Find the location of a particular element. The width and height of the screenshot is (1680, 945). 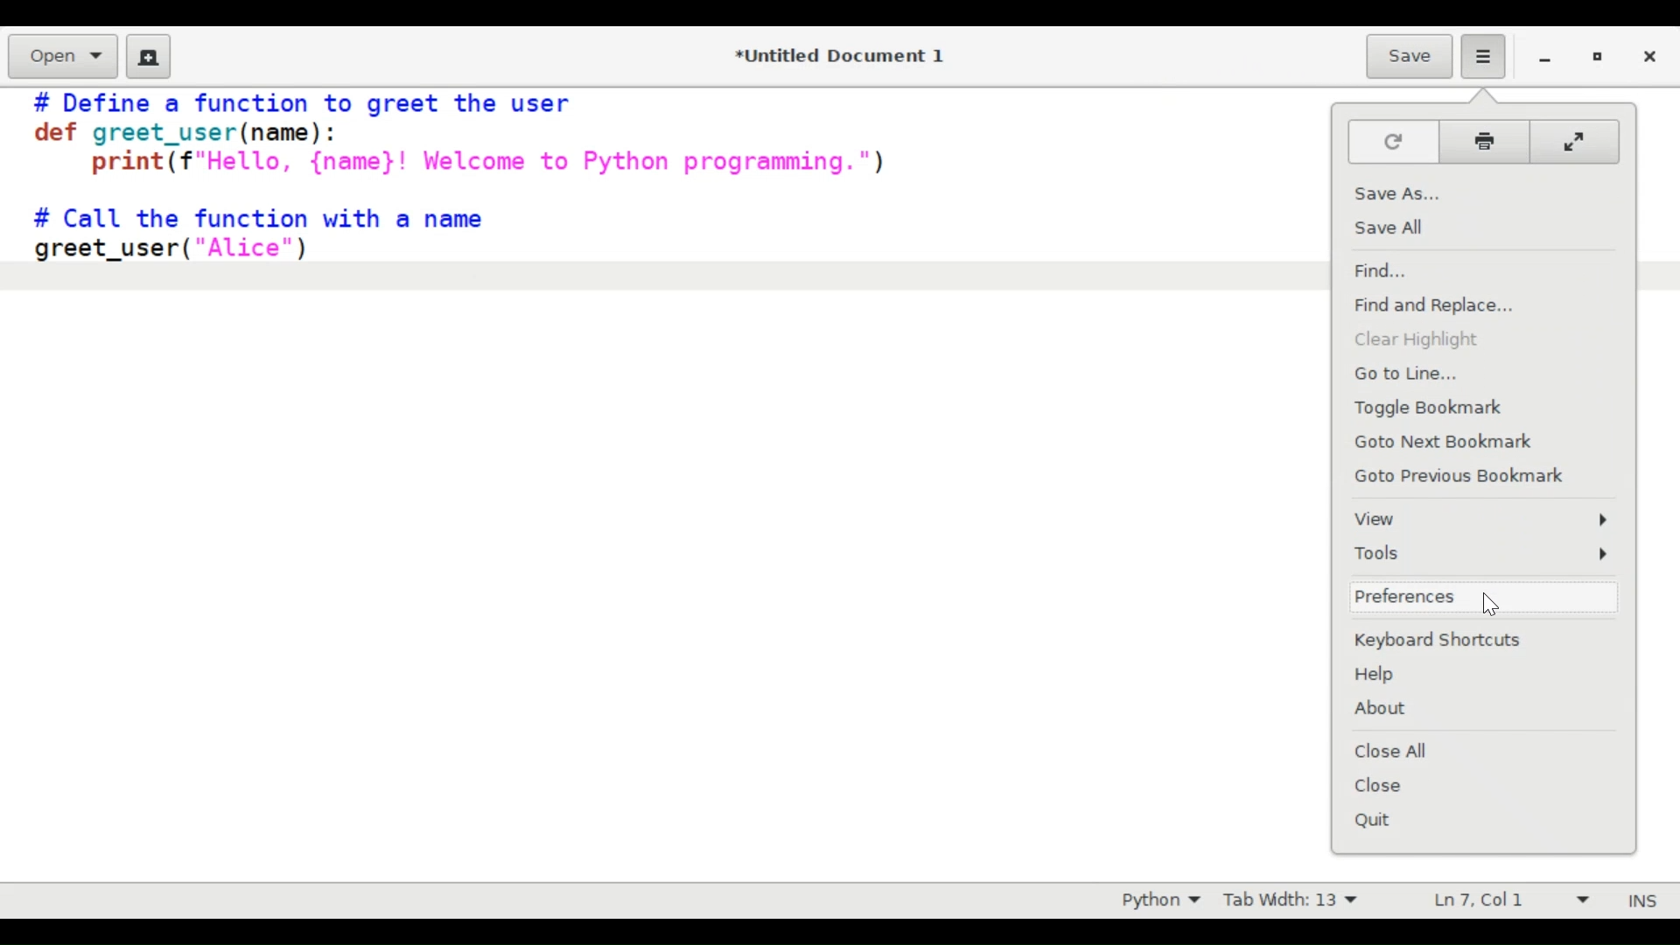

Quit is located at coordinates (1456, 819).